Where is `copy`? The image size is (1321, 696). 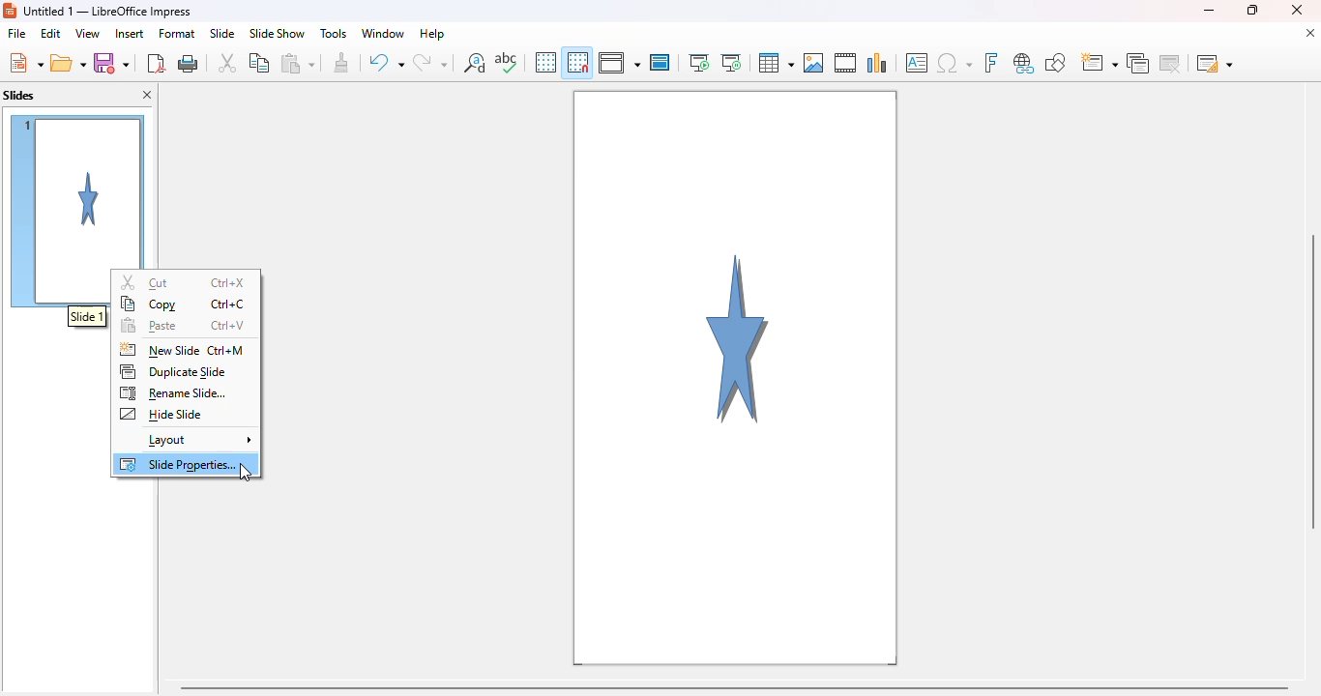 copy is located at coordinates (150, 304).